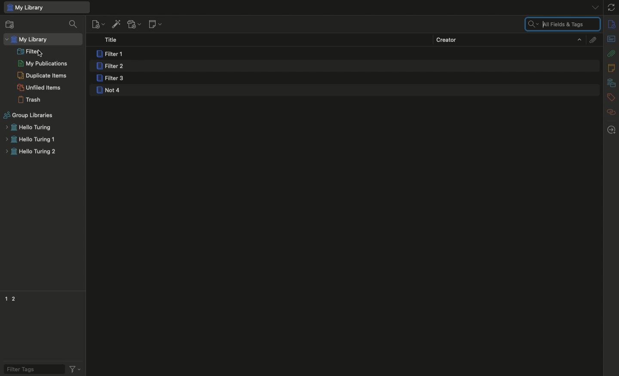 The width and height of the screenshot is (619, 376). Describe the element at coordinates (28, 127) in the screenshot. I see `Hello turing` at that location.